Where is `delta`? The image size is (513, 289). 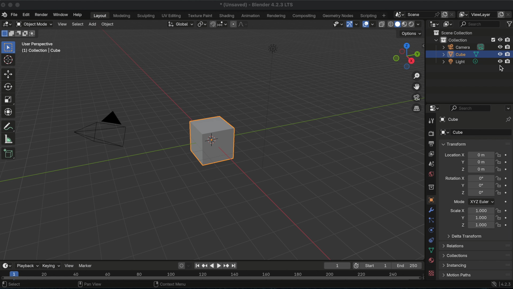
delta is located at coordinates (432, 250).